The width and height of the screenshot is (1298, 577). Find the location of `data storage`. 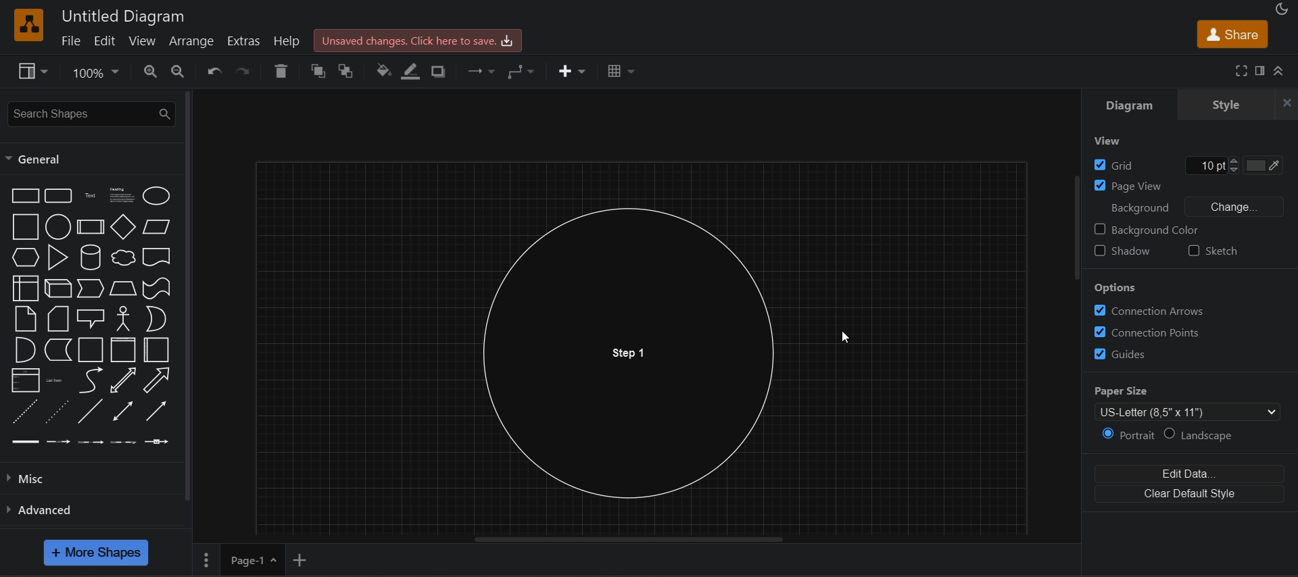

data storage is located at coordinates (59, 351).